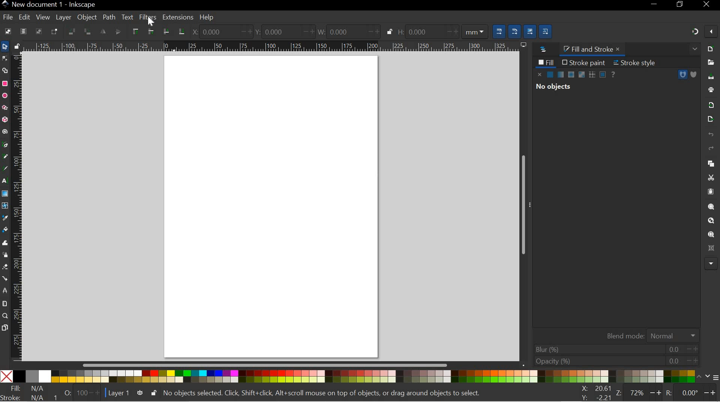 The image size is (720, 402). What do you see at coordinates (108, 16) in the screenshot?
I see `PATH` at bounding box center [108, 16].